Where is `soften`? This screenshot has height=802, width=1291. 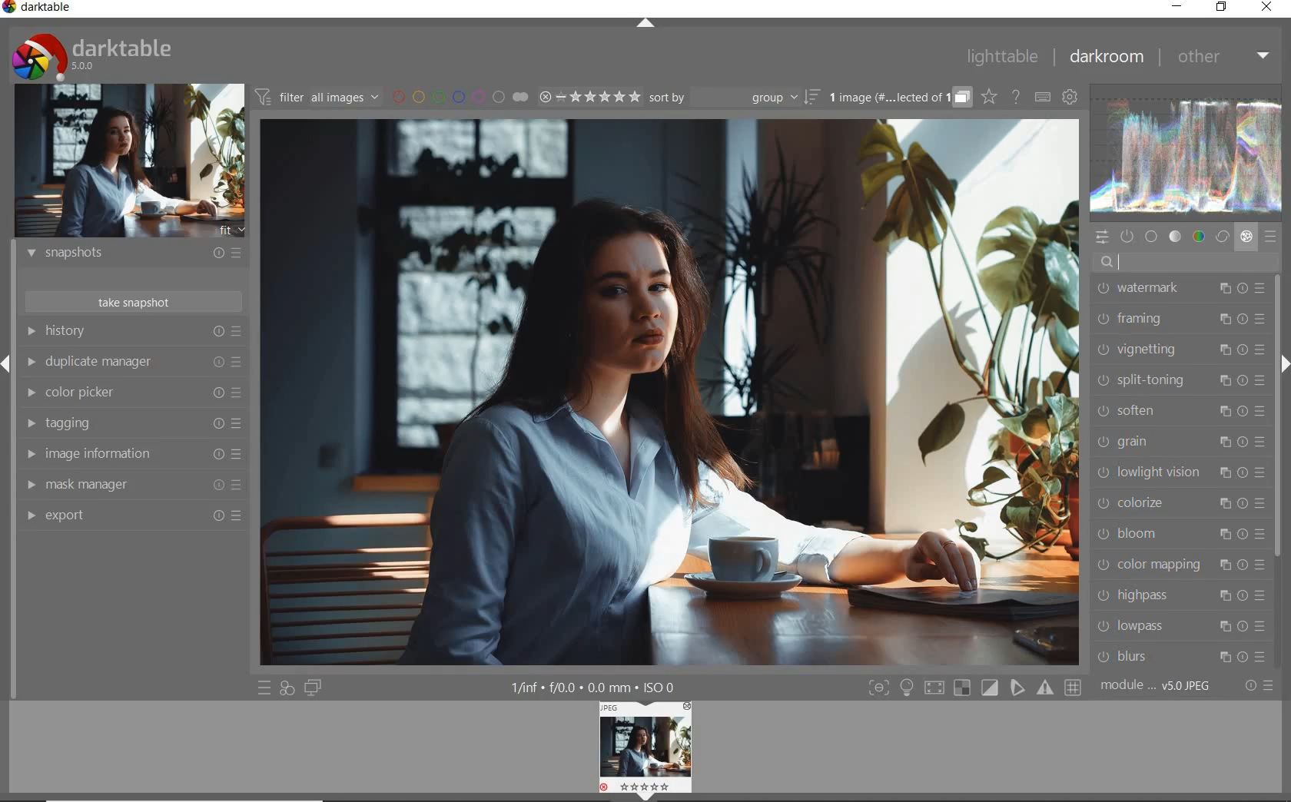
soften is located at coordinates (1181, 411).